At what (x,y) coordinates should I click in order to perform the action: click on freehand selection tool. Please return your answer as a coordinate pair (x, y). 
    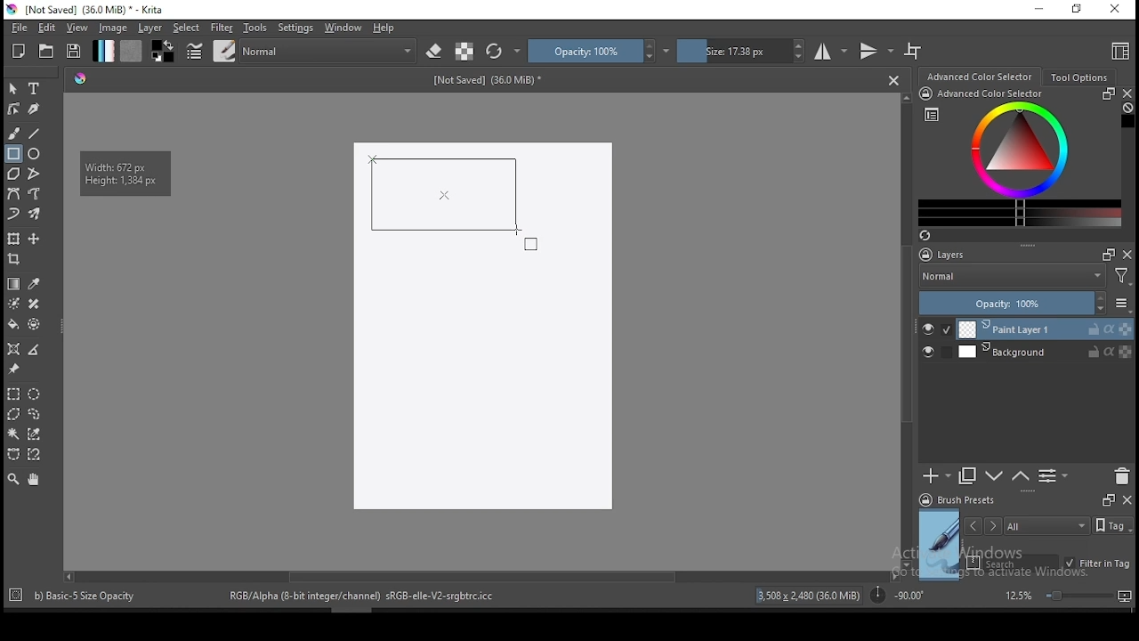
    Looking at the image, I should click on (35, 414).